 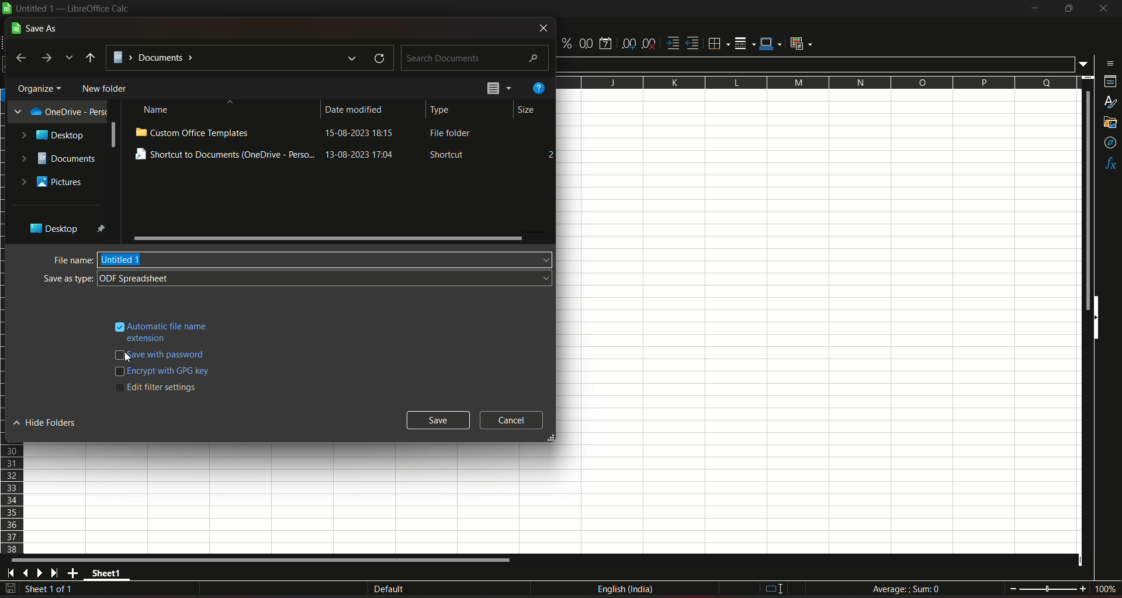 I want to click on border style, so click(x=746, y=42).